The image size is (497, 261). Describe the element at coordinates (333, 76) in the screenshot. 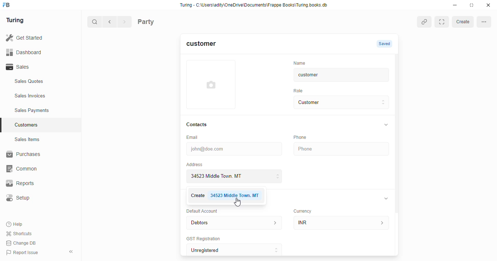

I see `customer` at that location.